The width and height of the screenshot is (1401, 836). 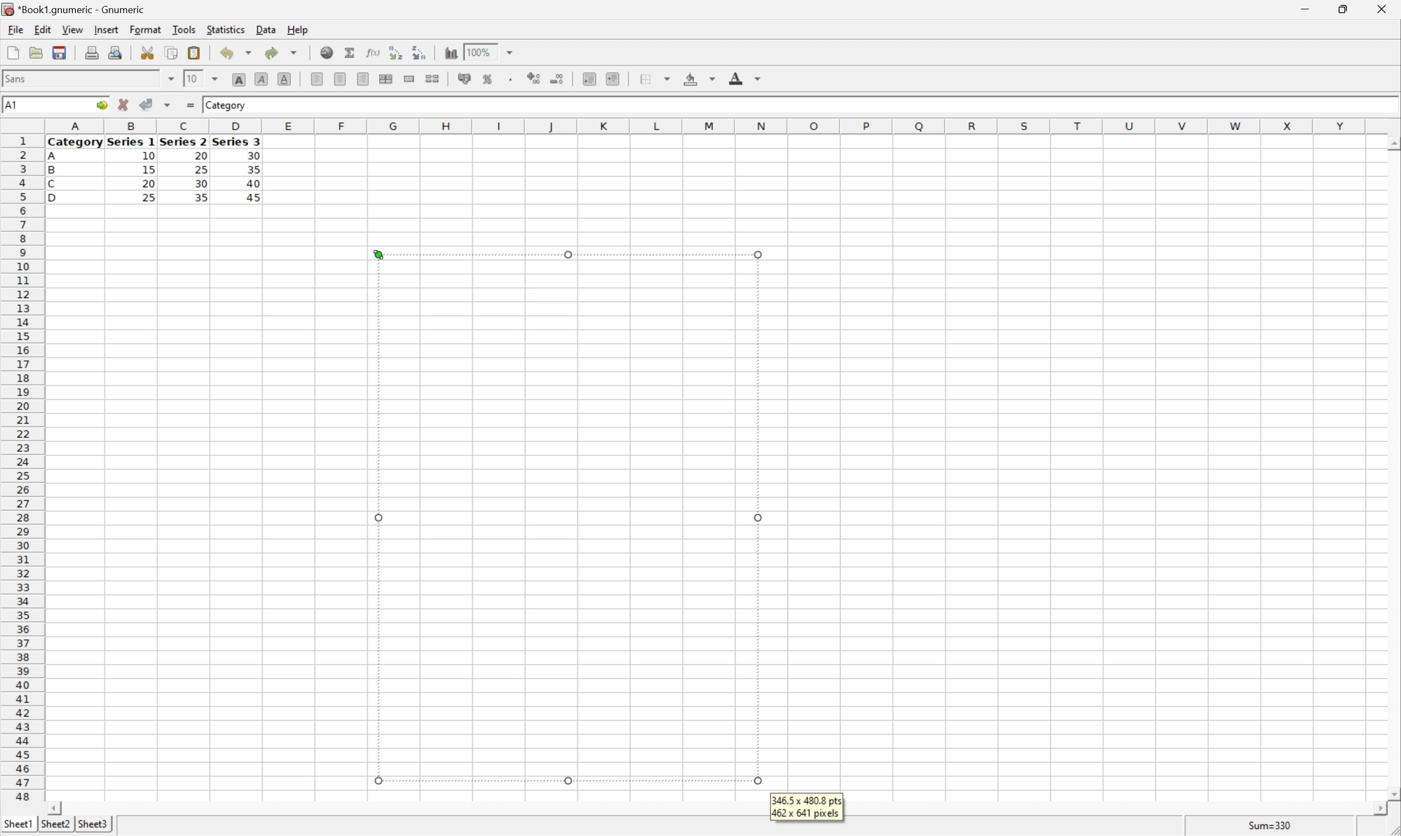 I want to click on Insert a chart, so click(x=499, y=77).